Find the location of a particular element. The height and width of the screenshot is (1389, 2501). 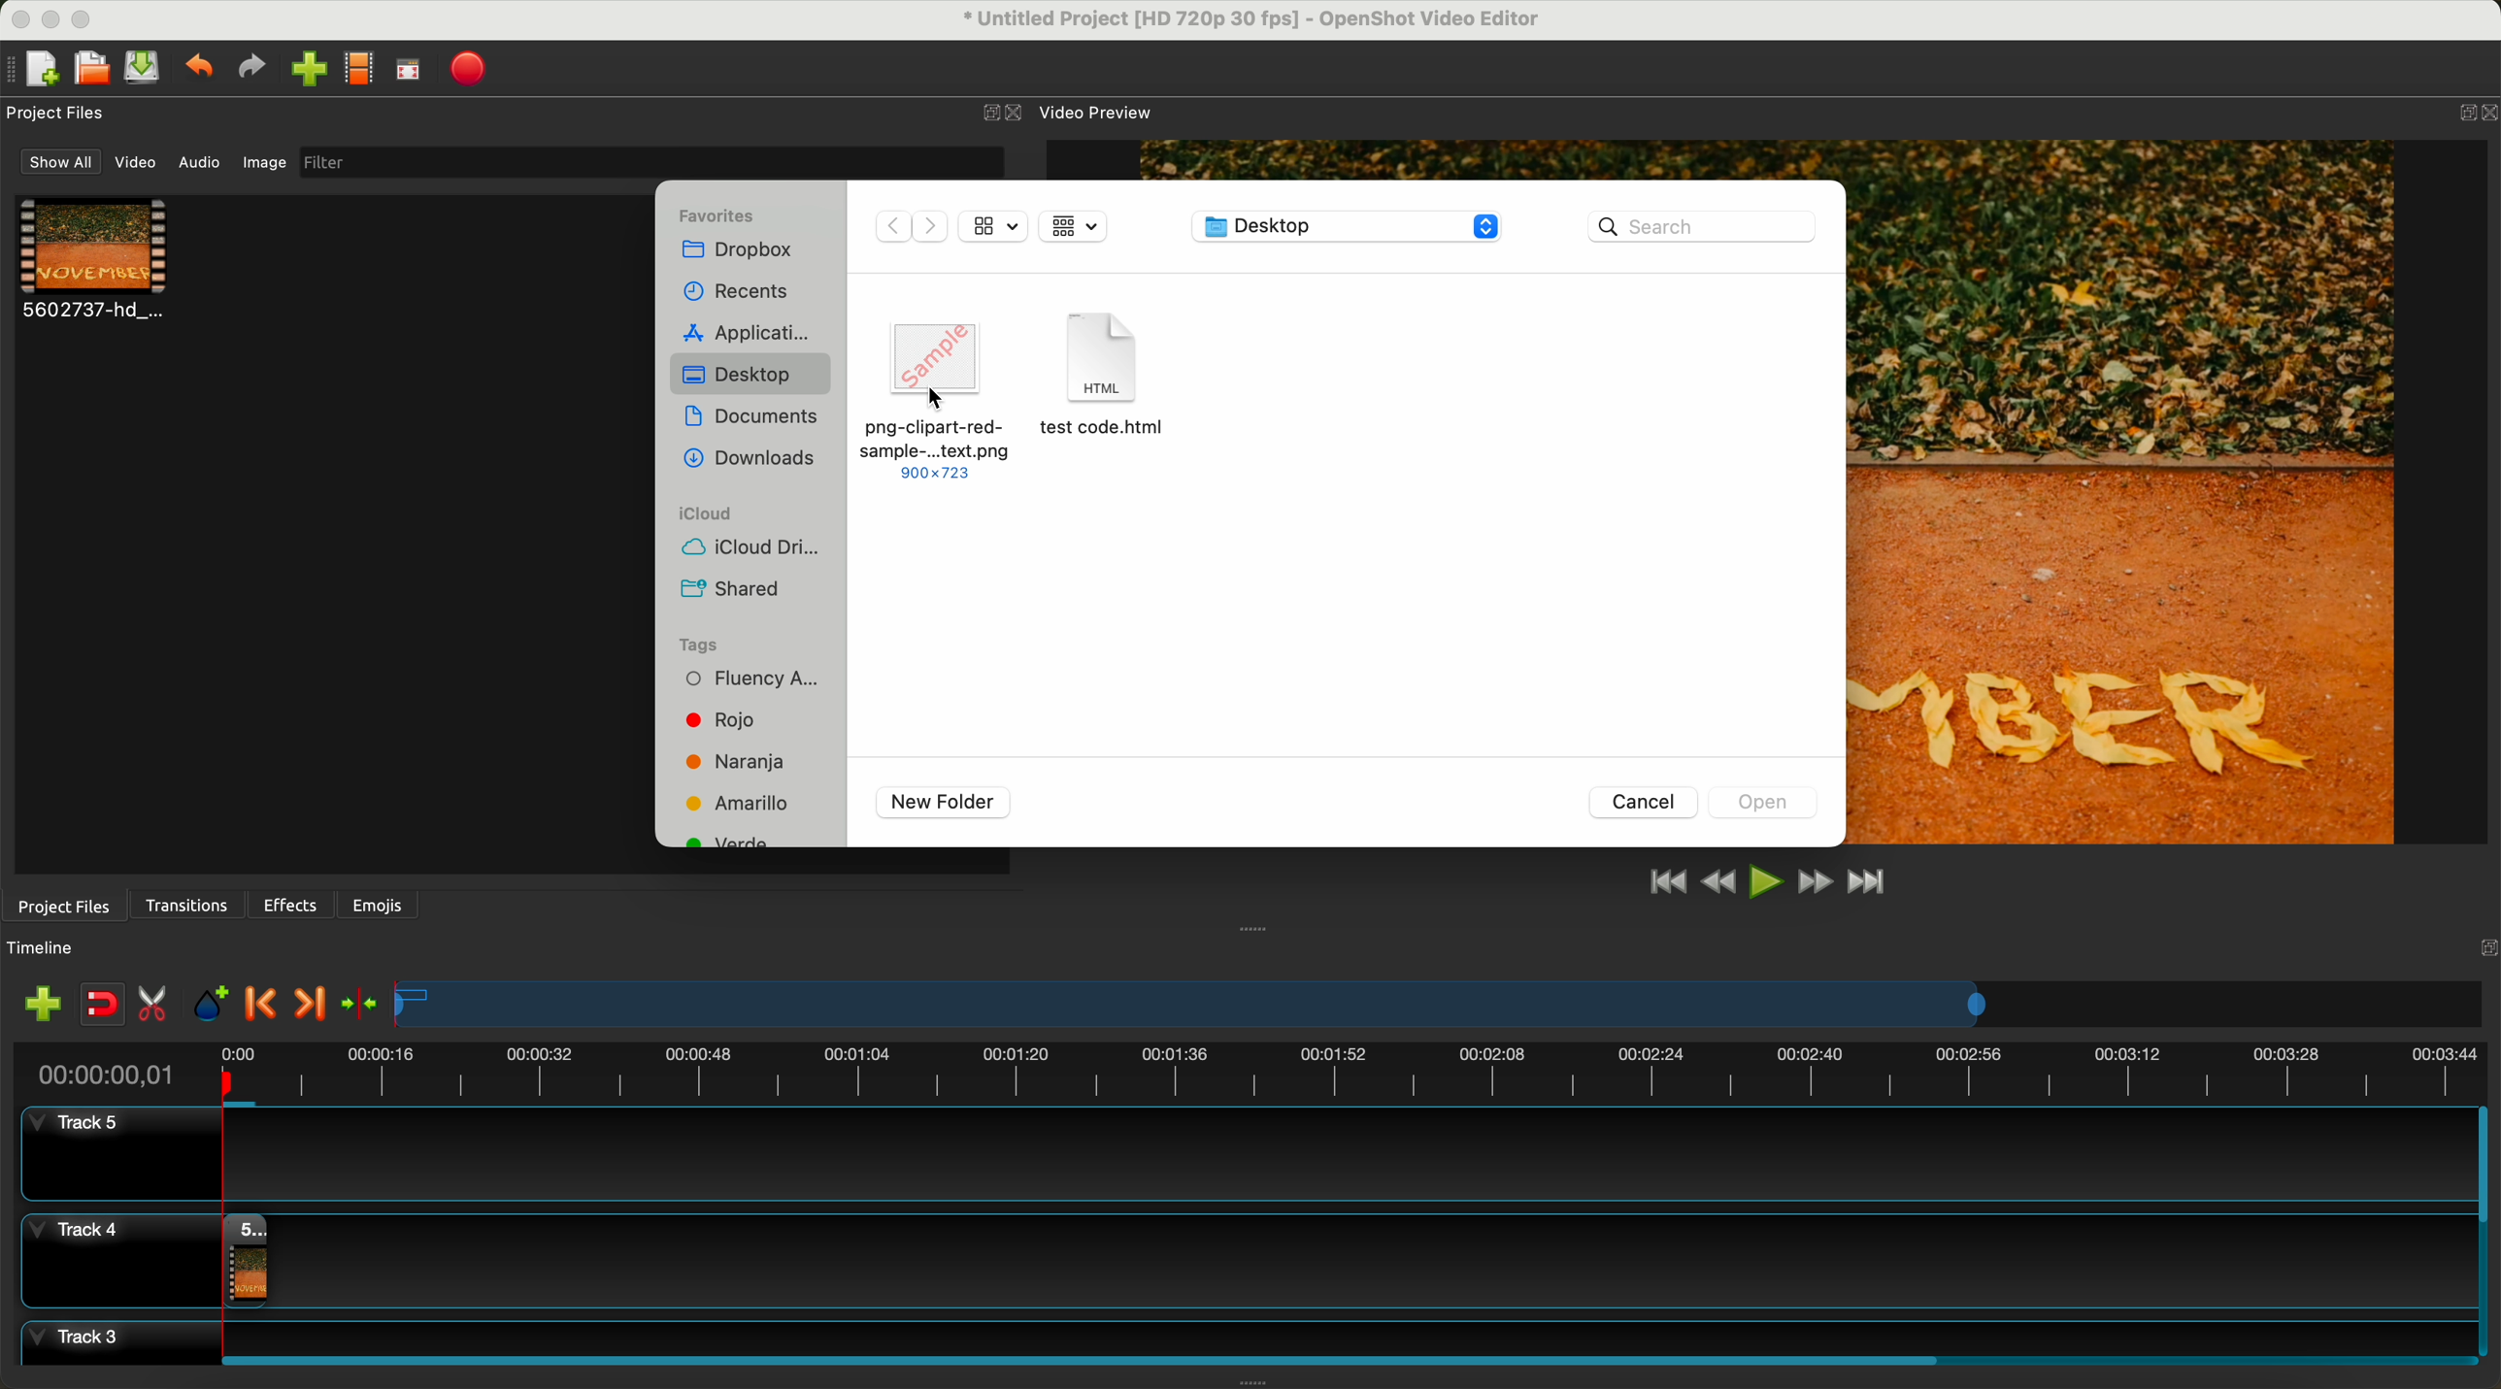

Window Expanding is located at coordinates (1254, 928).